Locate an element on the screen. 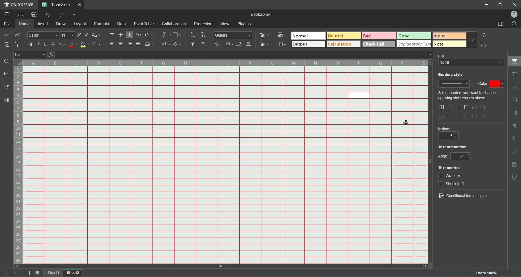  feedback is located at coordinates (7, 101).